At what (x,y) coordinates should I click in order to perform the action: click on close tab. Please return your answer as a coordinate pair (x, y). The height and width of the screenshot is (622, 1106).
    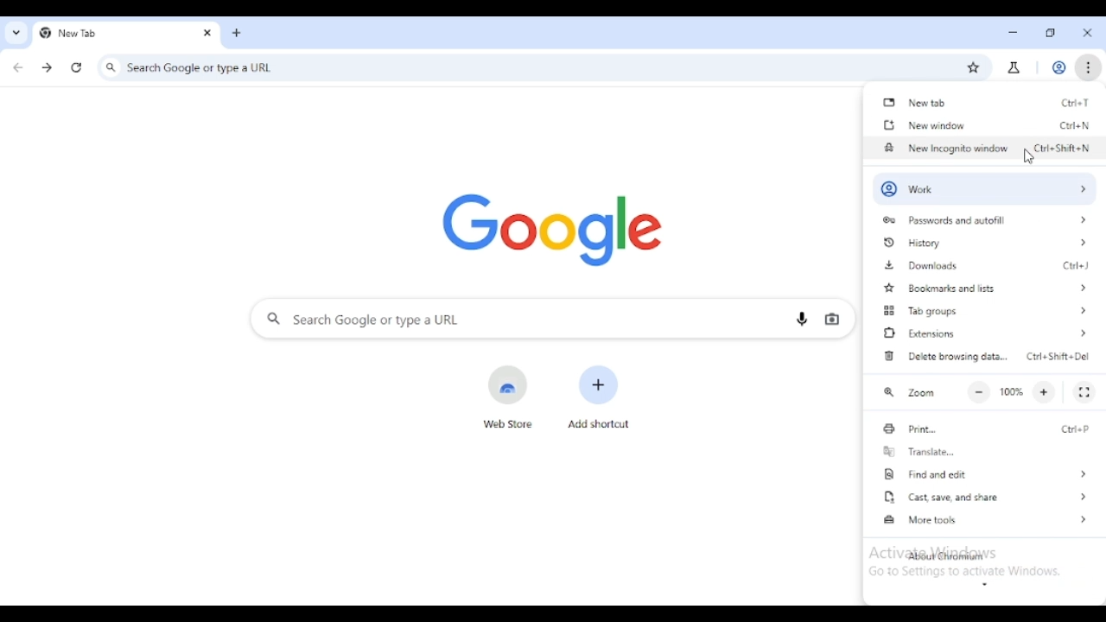
    Looking at the image, I should click on (207, 32).